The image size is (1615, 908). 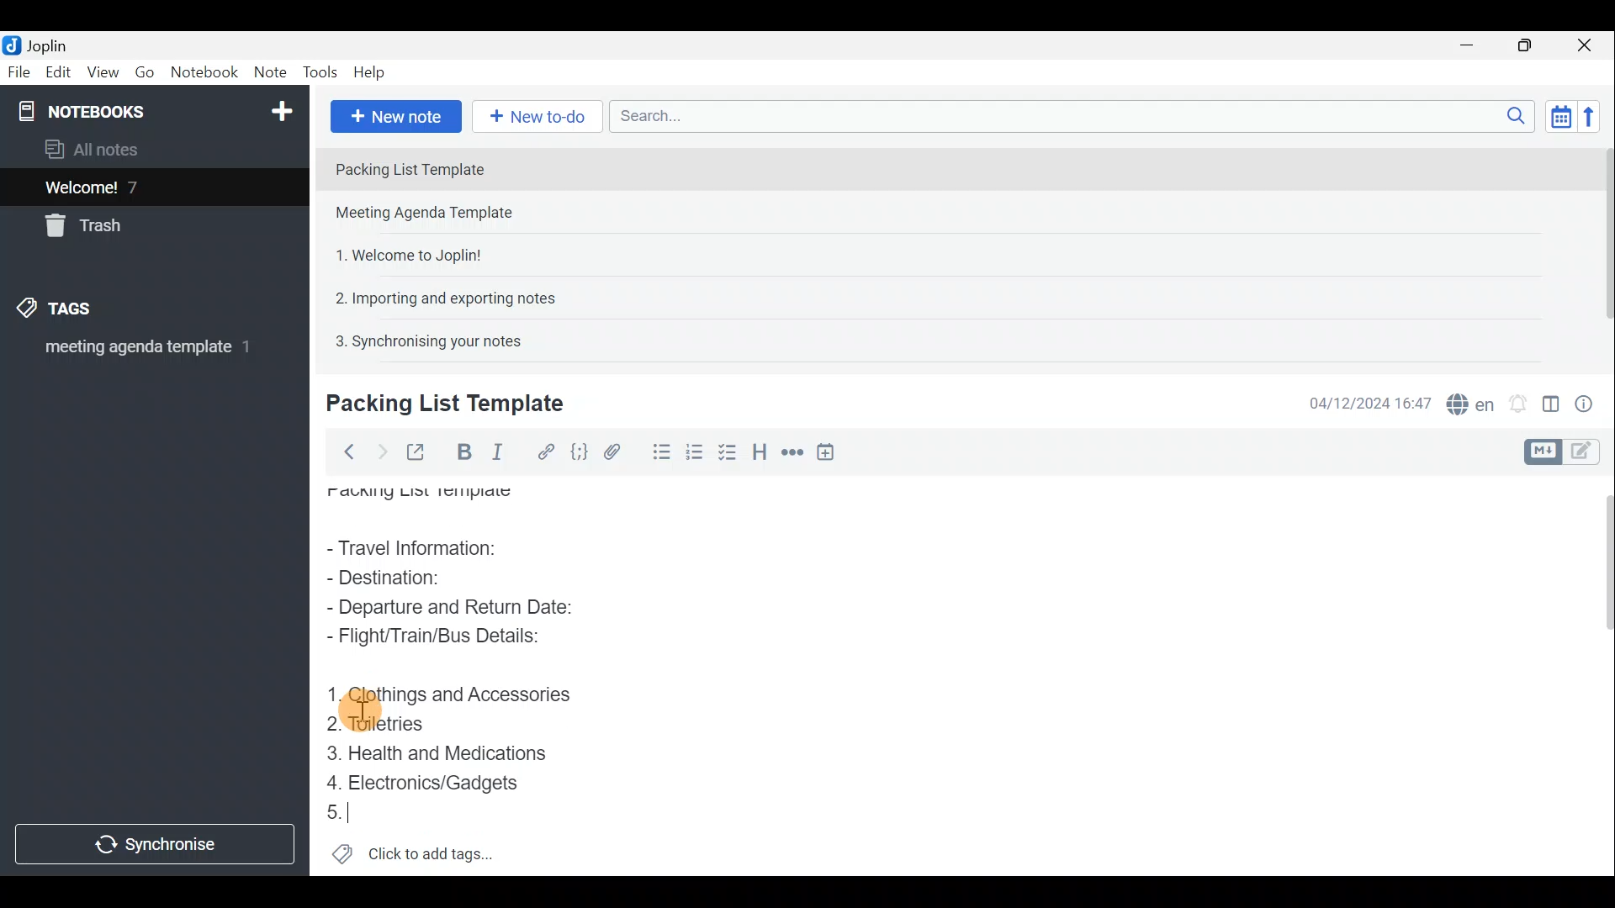 I want to click on Welcome, so click(x=129, y=187).